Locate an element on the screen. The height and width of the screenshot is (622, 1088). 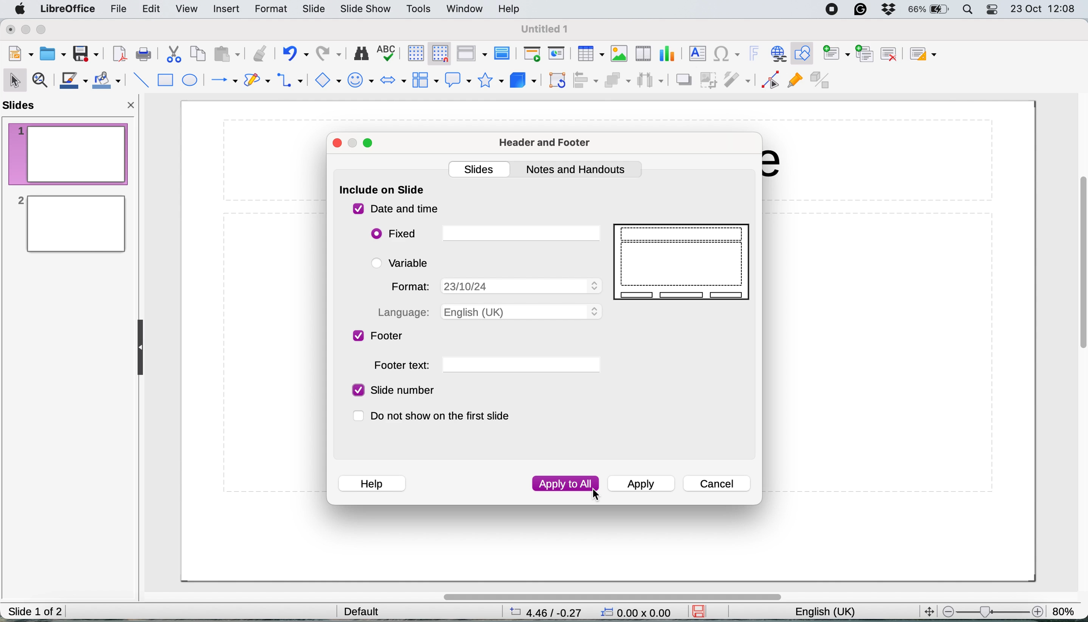
cancel is located at coordinates (717, 484).